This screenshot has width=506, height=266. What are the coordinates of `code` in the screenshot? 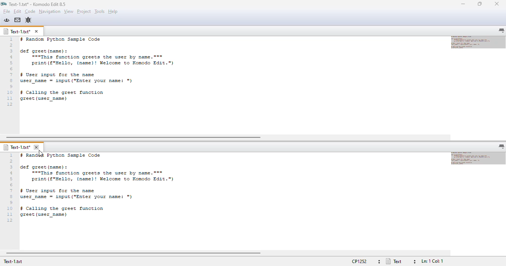 It's located at (30, 11).